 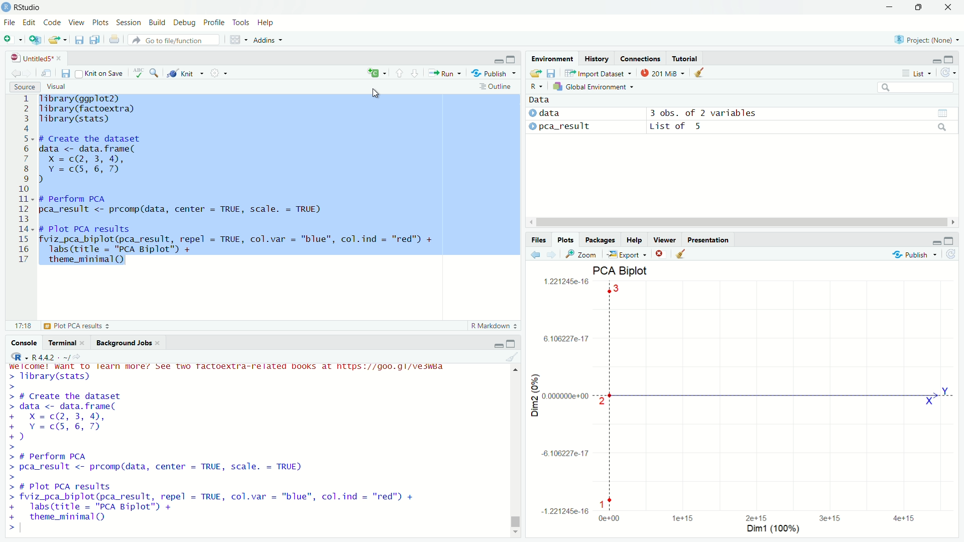 I want to click on publish, so click(x=915, y=253).